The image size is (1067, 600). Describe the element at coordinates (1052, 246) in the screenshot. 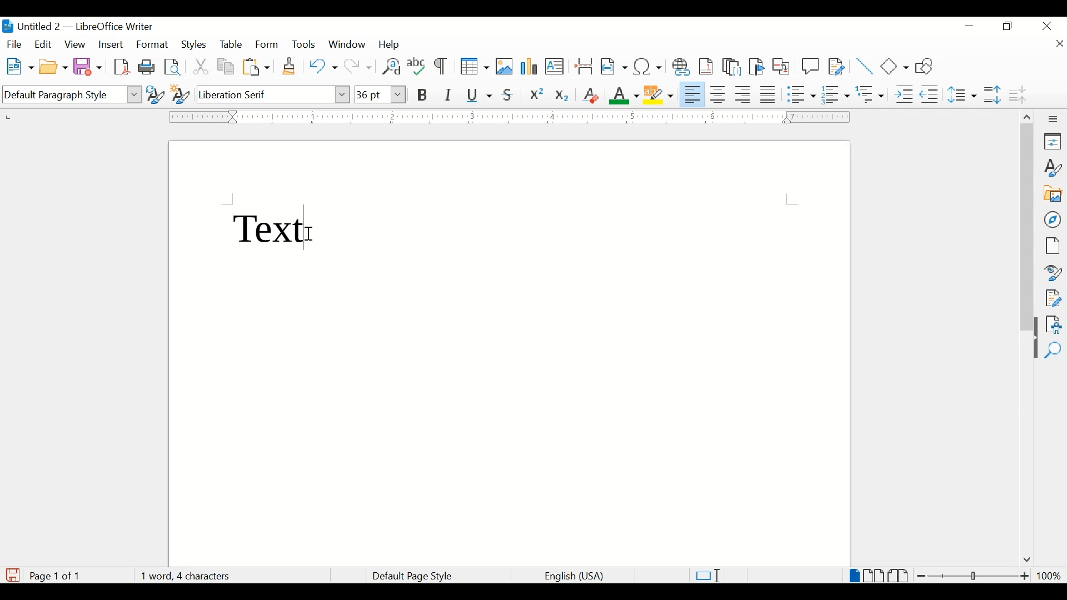

I see `page` at that location.